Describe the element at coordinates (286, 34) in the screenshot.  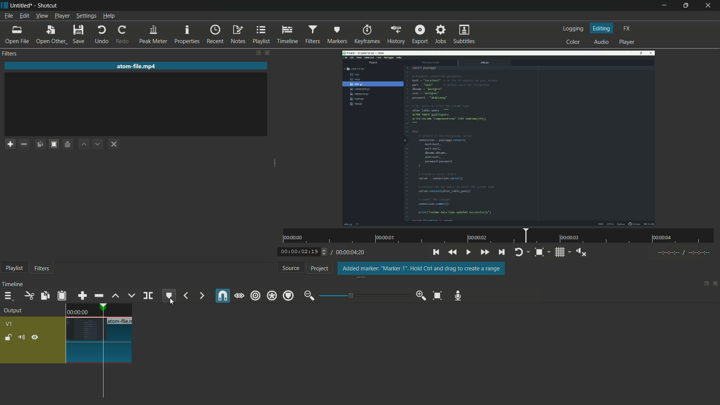
I see `timeline` at that location.